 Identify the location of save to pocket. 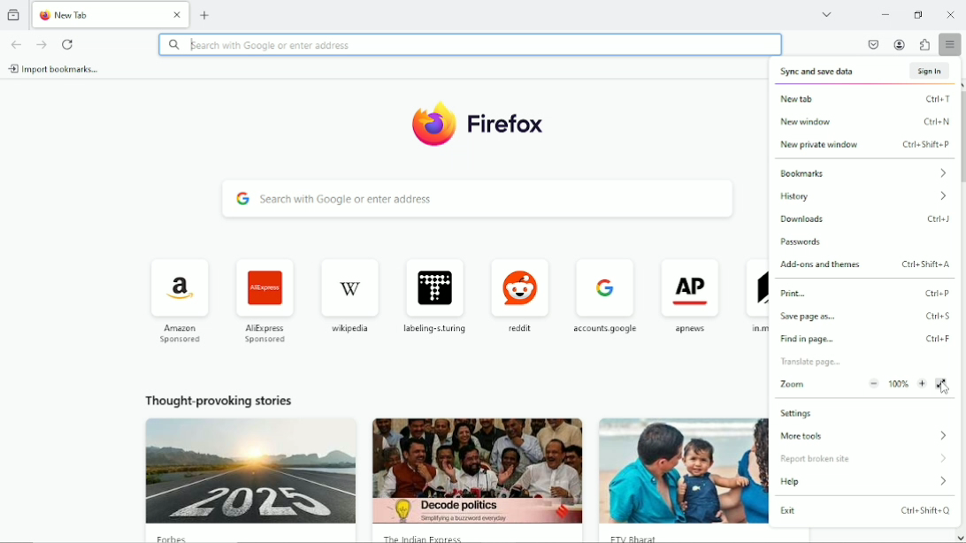
(870, 44).